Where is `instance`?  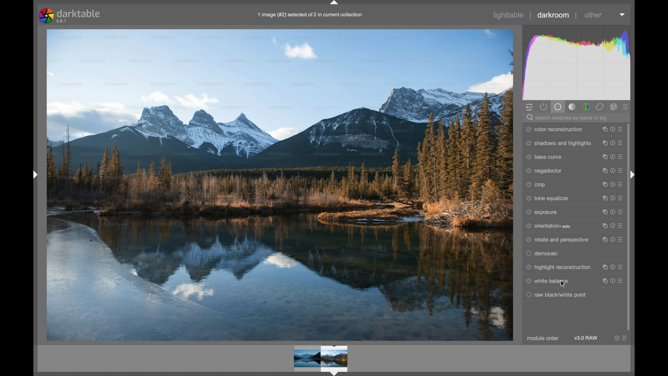
instance is located at coordinates (603, 142).